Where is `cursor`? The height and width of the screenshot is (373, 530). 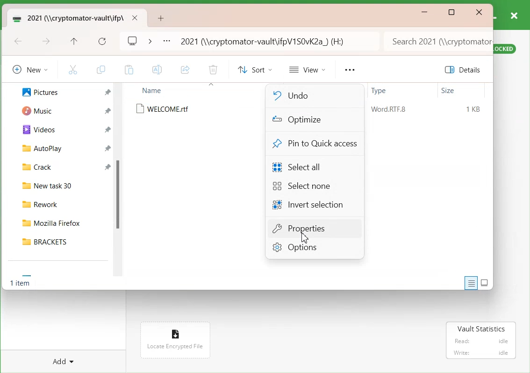
cursor is located at coordinates (304, 238).